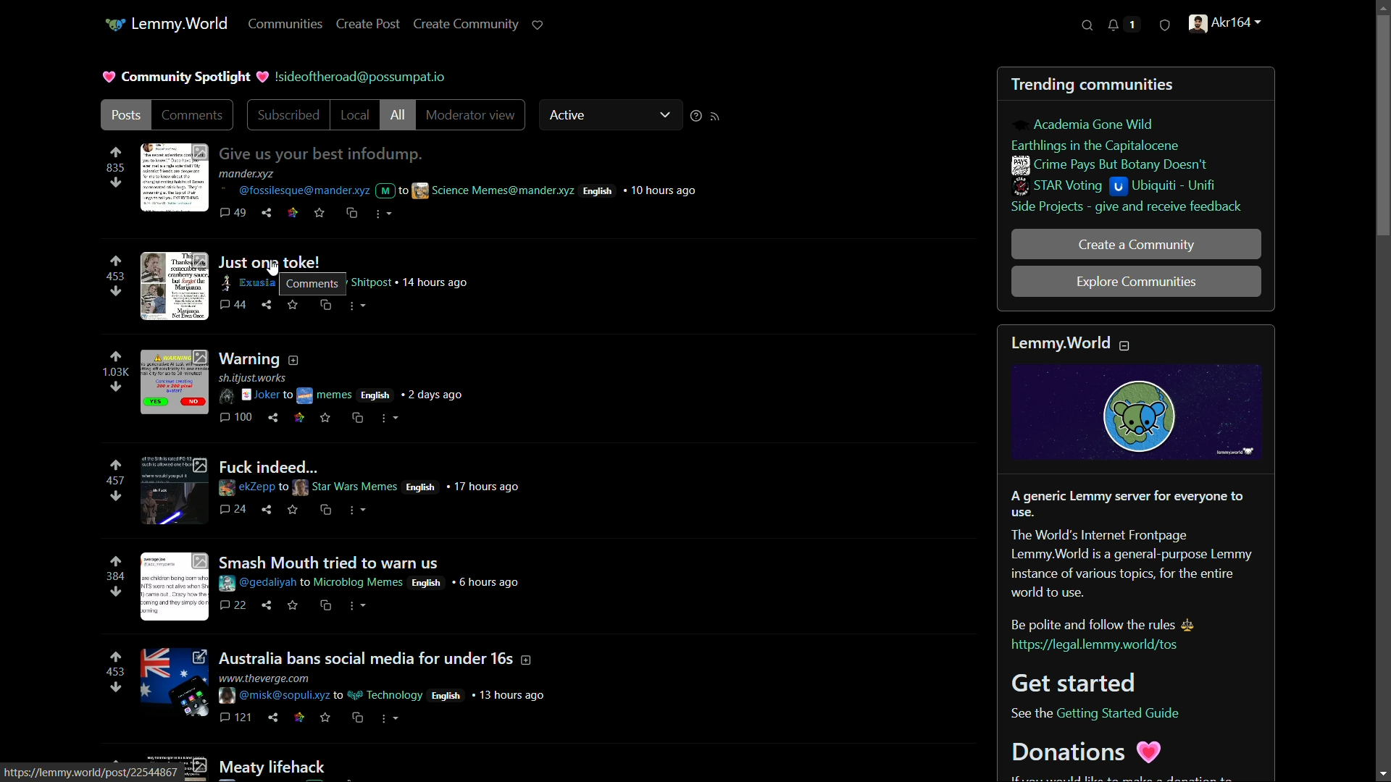  I want to click on save, so click(294, 605).